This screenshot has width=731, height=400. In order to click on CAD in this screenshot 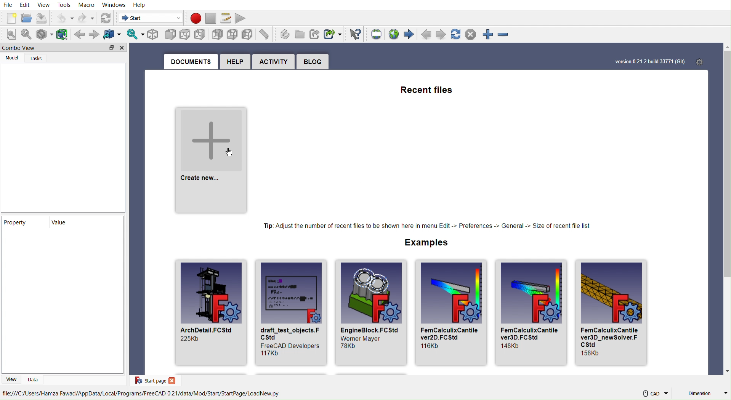, I will do `click(654, 394)`.